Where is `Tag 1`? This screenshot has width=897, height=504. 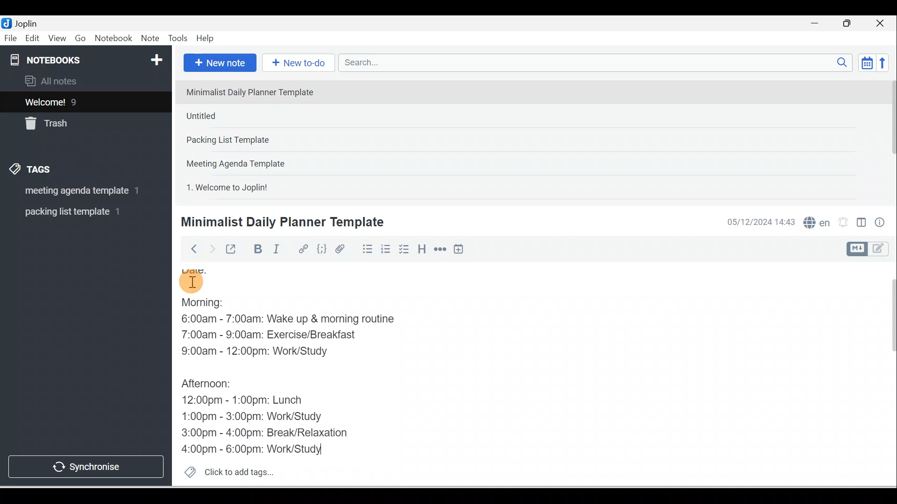 Tag 1 is located at coordinates (73, 191).